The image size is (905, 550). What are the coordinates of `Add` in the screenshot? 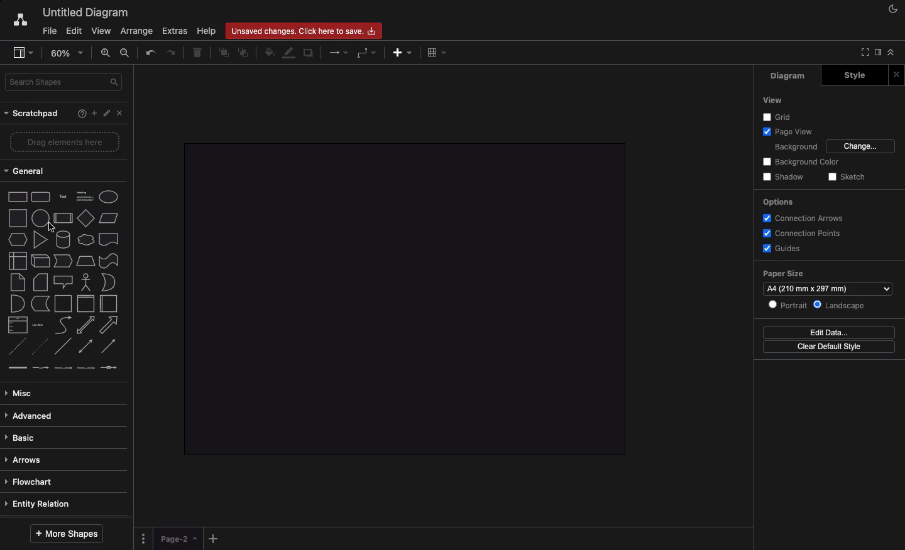 It's located at (403, 53).